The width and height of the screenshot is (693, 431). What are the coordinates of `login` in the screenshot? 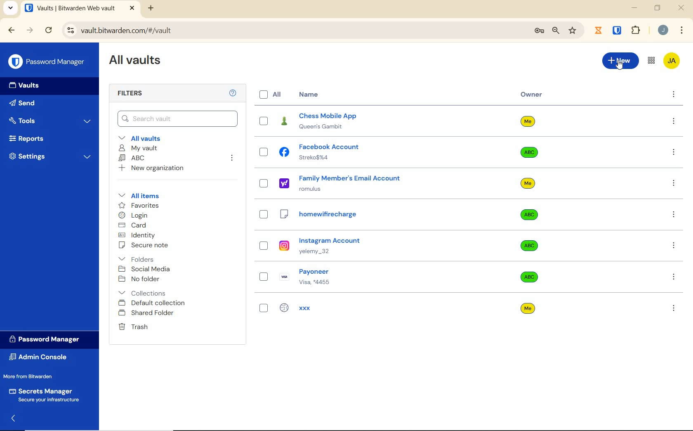 It's located at (135, 216).